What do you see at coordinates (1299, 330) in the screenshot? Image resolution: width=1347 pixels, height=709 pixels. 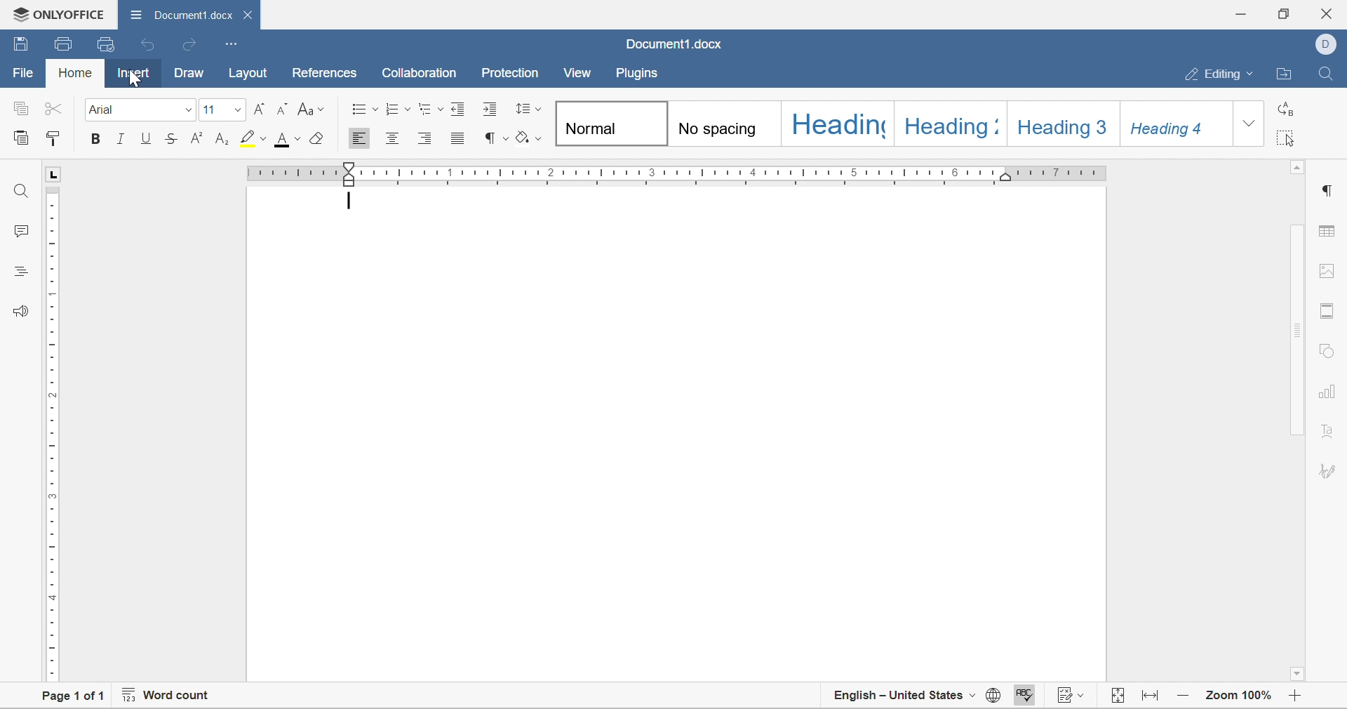 I see `Scroll bar` at bounding box center [1299, 330].